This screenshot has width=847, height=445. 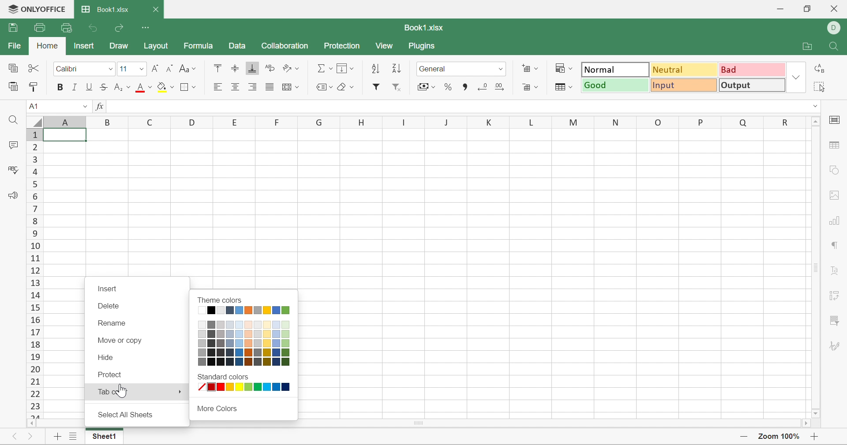 What do you see at coordinates (752, 69) in the screenshot?
I see `Bad` at bounding box center [752, 69].